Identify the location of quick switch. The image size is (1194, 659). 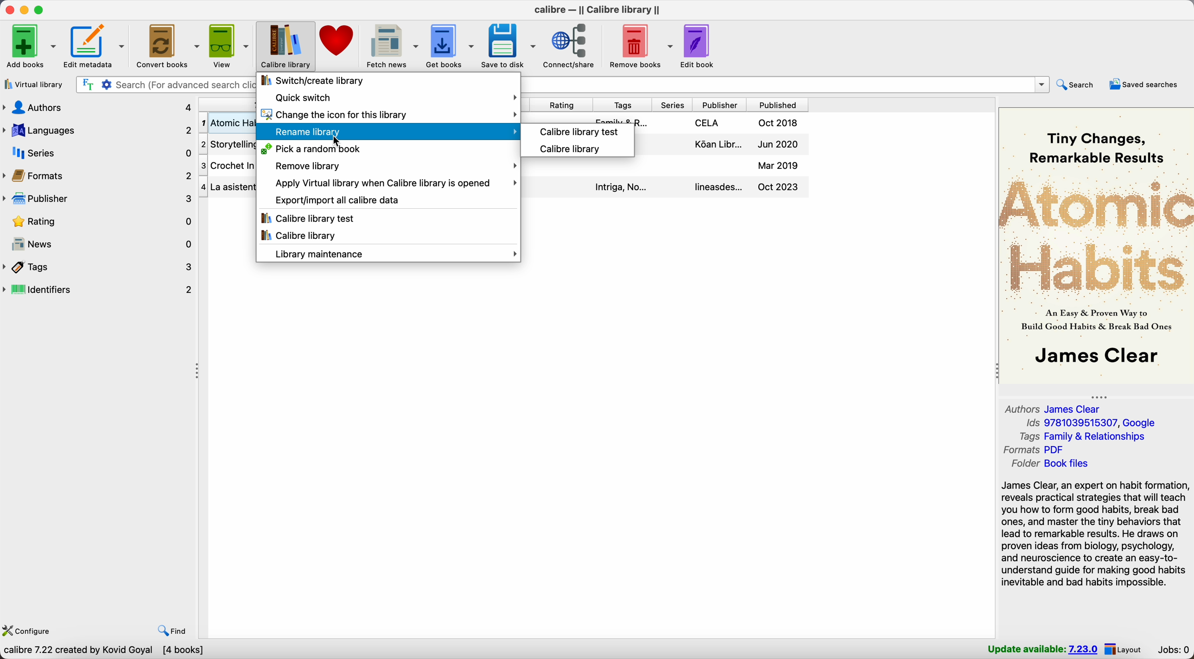
(394, 97).